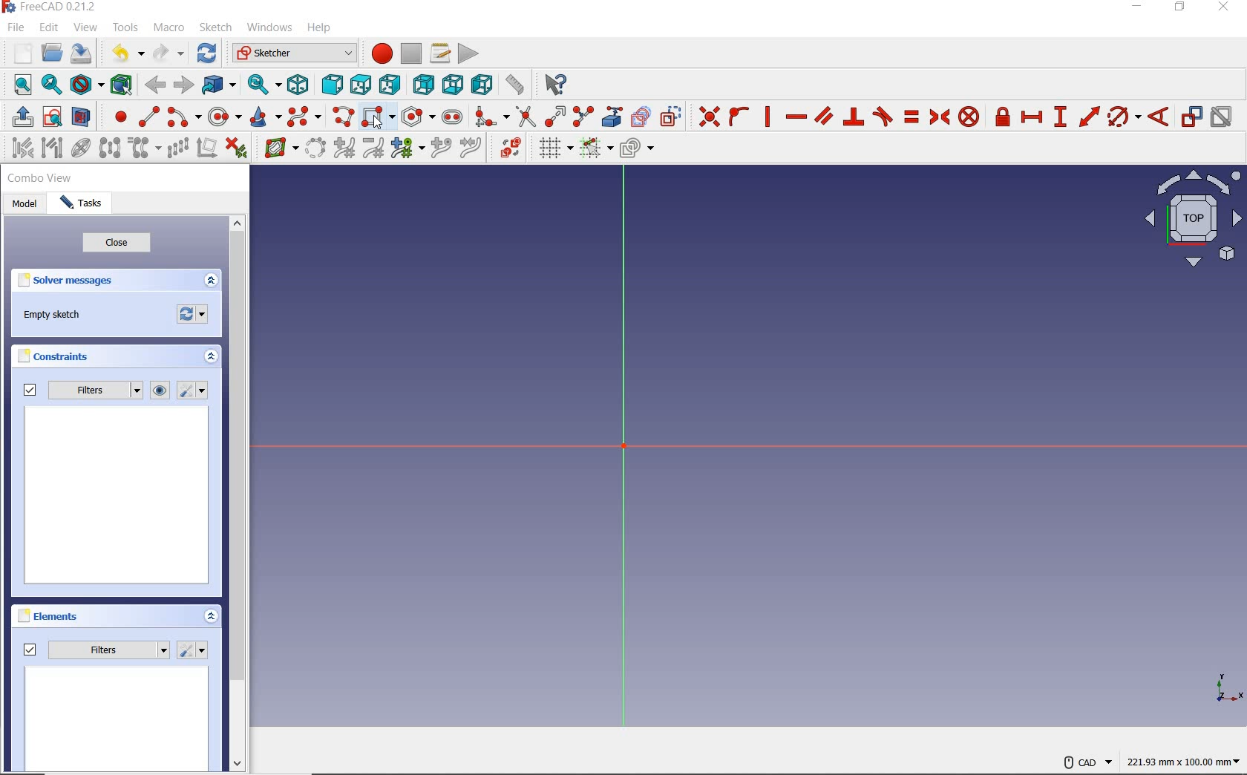 Image resolution: width=1247 pixels, height=775 pixels. What do you see at coordinates (378, 123) in the screenshot?
I see `cursor at create rectangle option` at bounding box center [378, 123].